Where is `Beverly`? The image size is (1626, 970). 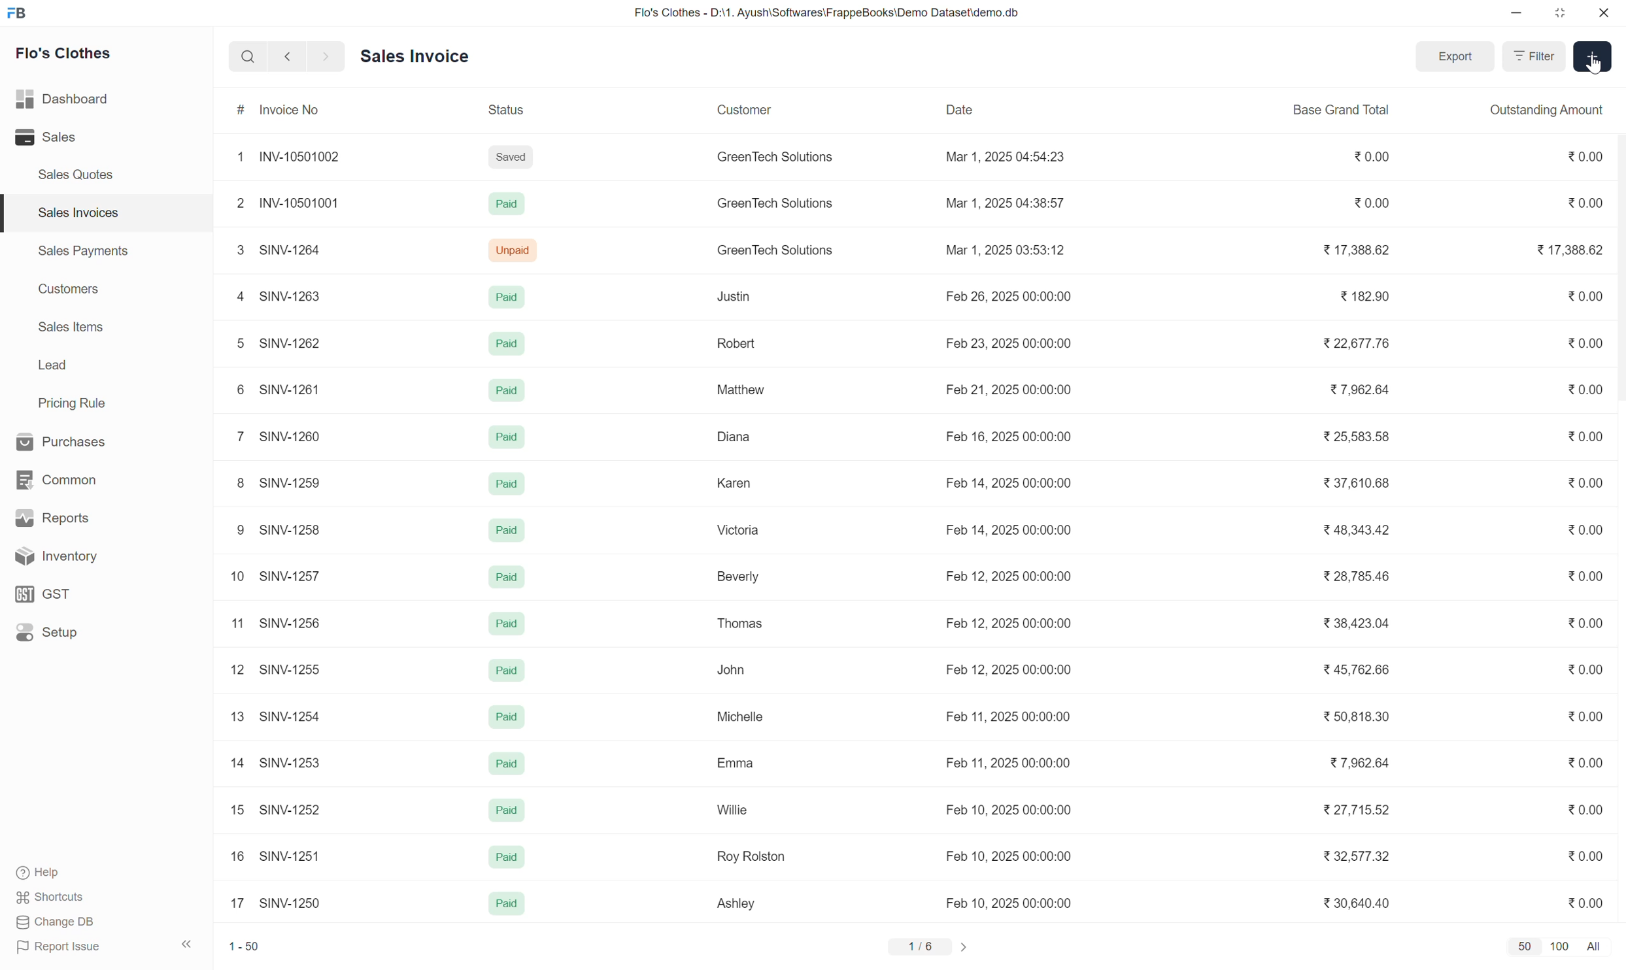
Beverly is located at coordinates (739, 576).